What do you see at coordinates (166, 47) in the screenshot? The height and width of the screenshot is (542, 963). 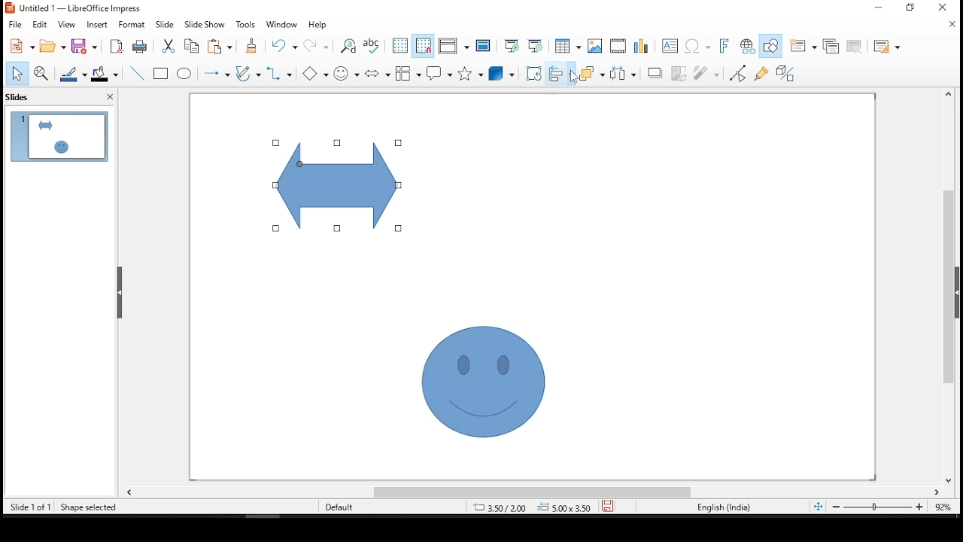 I see `cut` at bounding box center [166, 47].